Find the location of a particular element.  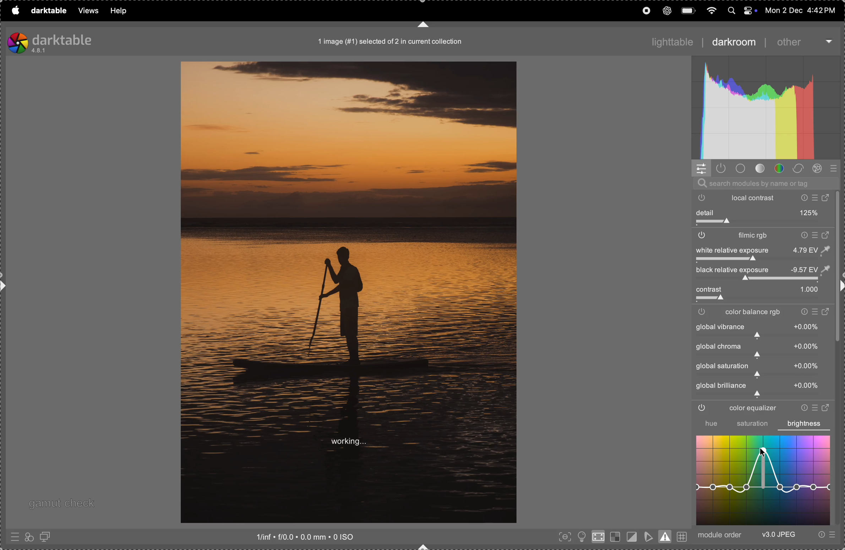

darktable is located at coordinates (47, 10).